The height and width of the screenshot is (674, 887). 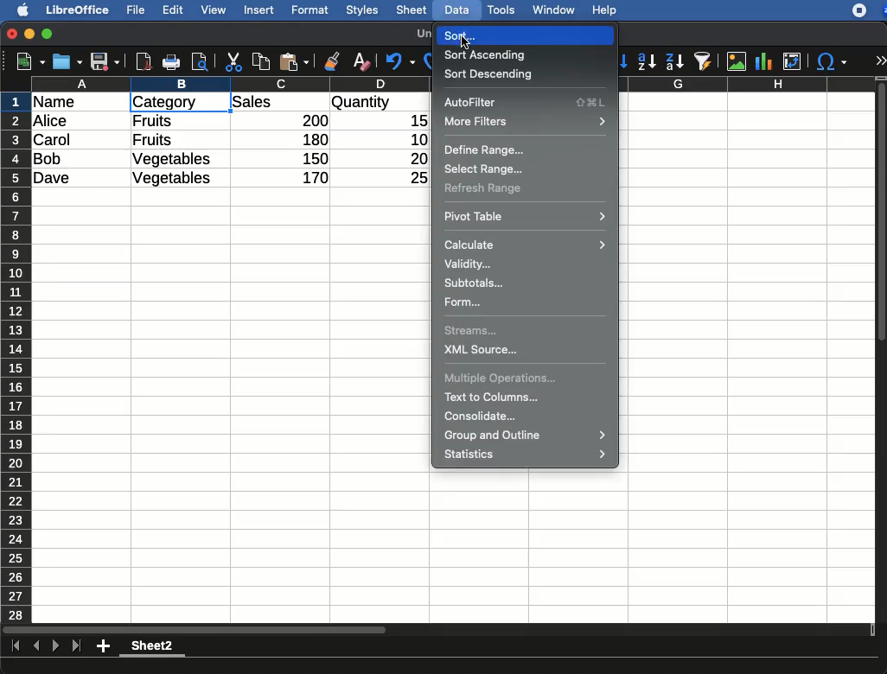 I want to click on xml source, so click(x=483, y=352).